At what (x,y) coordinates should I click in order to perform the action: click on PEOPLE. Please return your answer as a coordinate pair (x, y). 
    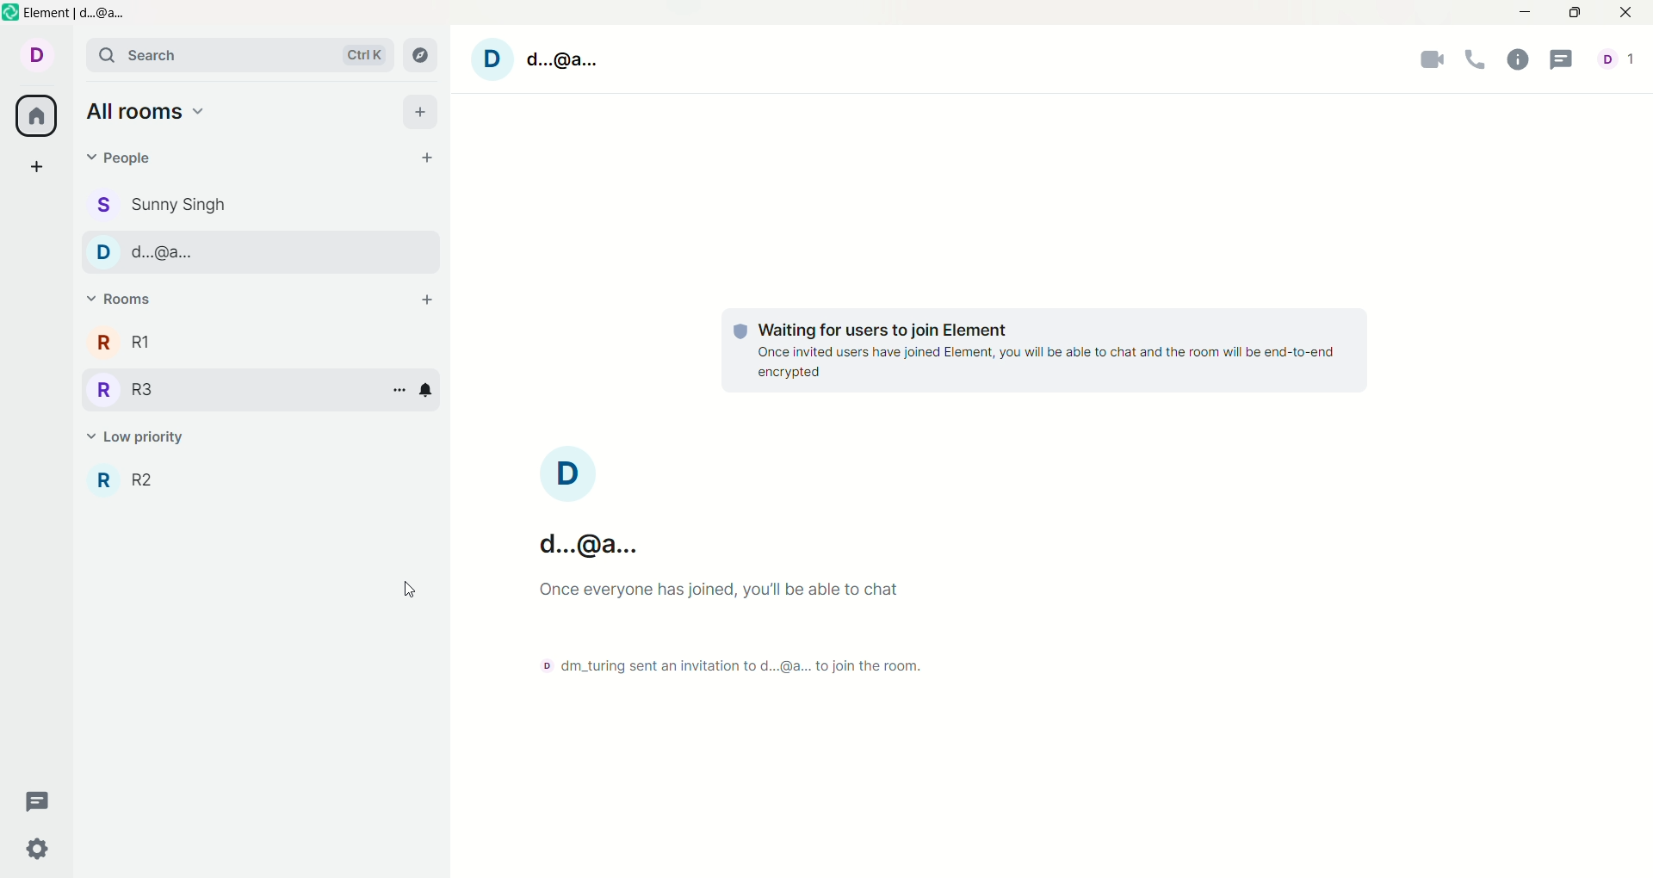
    Looking at the image, I should click on (158, 251).